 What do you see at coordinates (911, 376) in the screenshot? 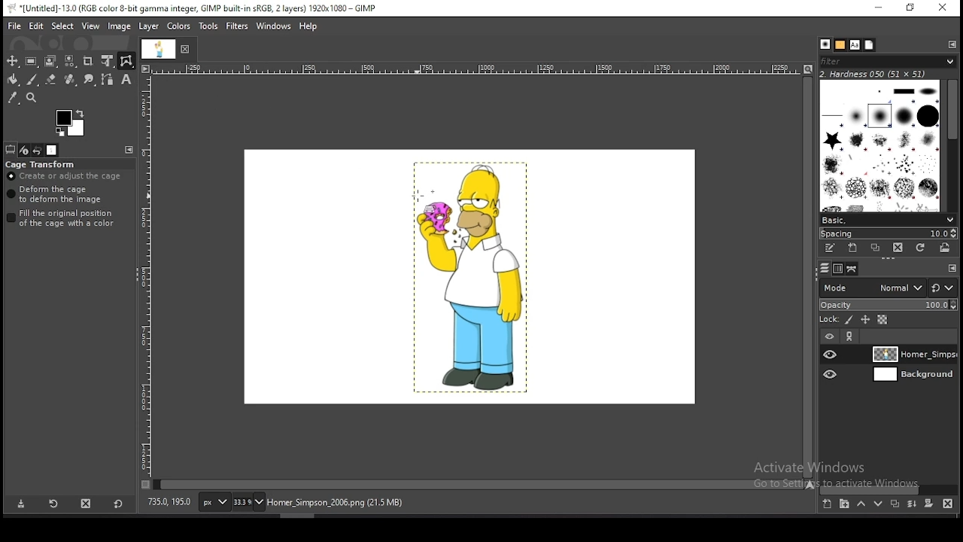
I see `layer` at bounding box center [911, 376].